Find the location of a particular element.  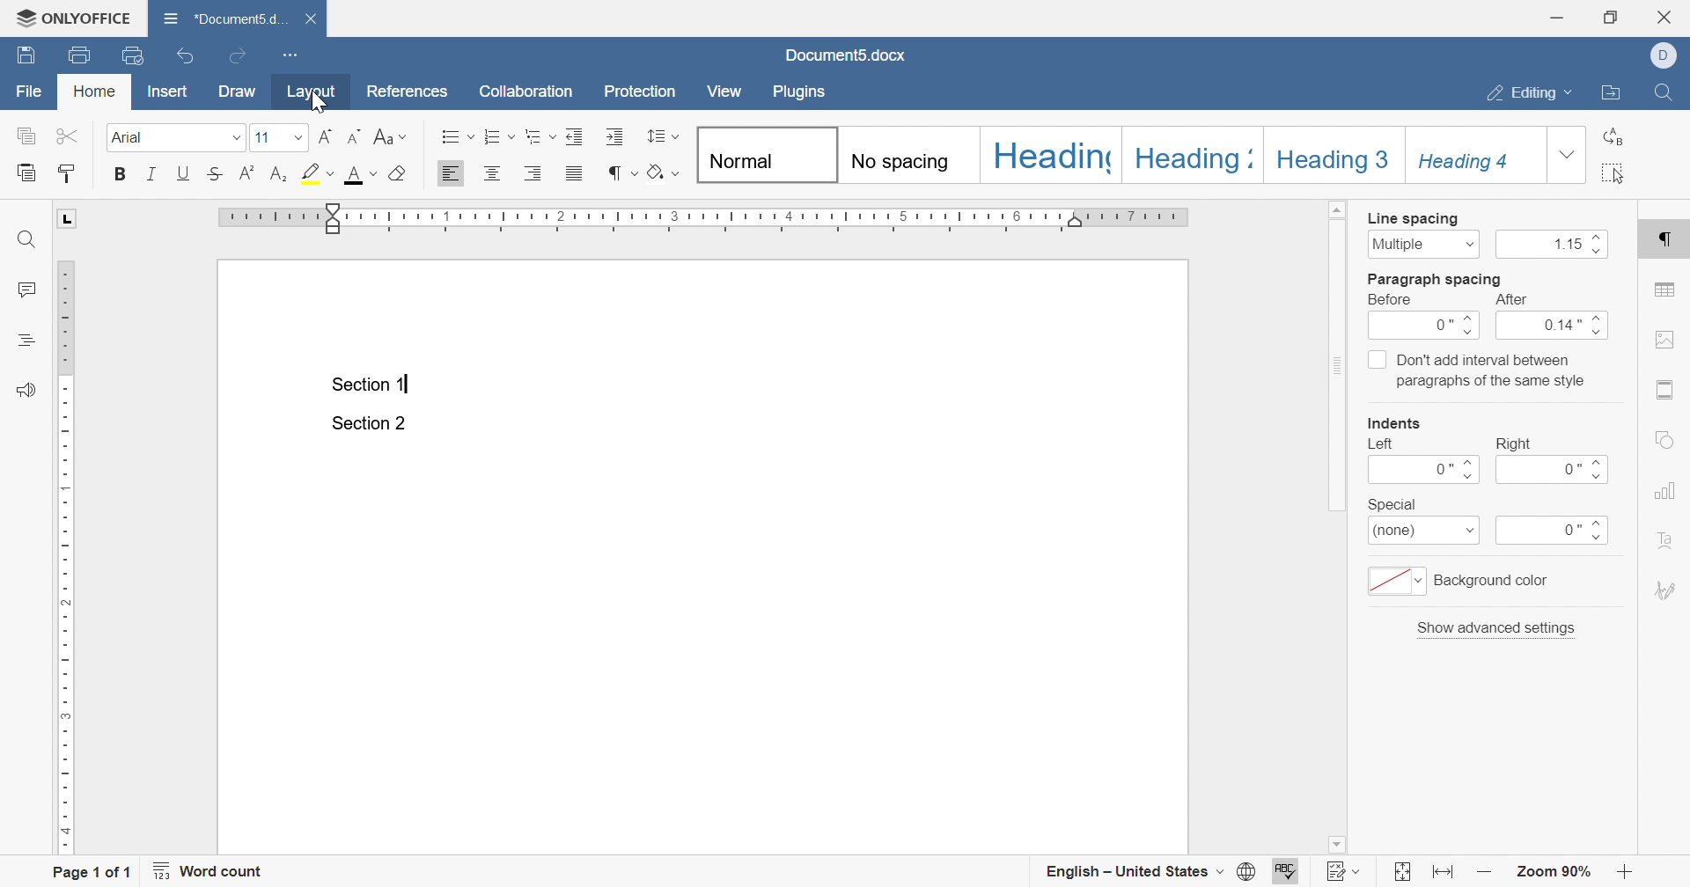

0 is located at coordinates (1555, 470).